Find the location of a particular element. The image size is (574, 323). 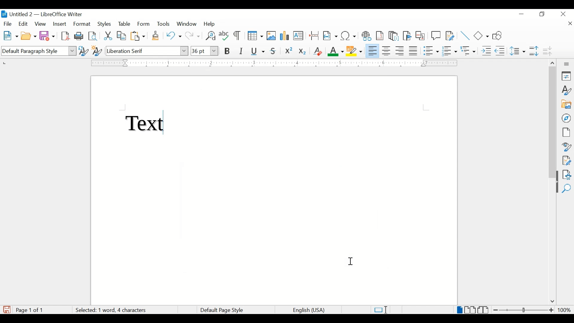

help is located at coordinates (210, 24).